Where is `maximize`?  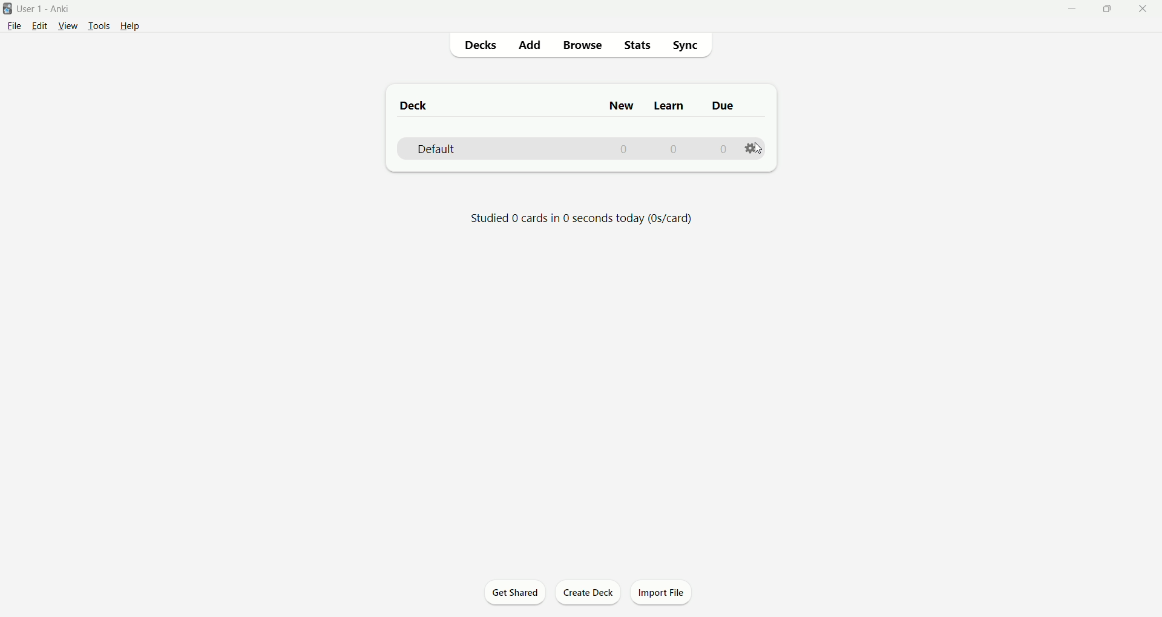
maximize is located at coordinates (1102, 8).